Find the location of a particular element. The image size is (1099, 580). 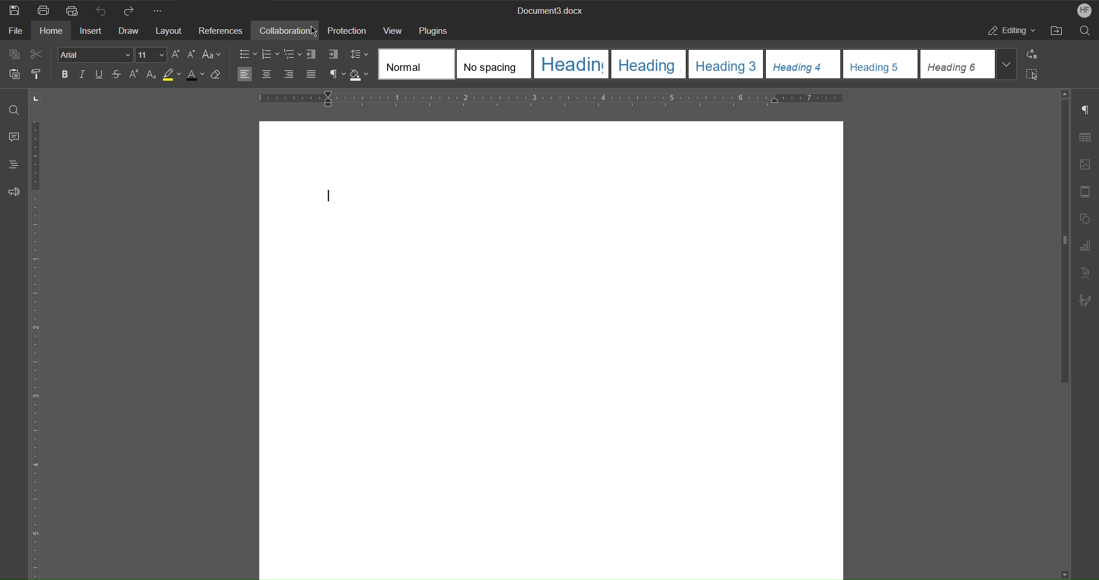

Align right is located at coordinates (289, 75).